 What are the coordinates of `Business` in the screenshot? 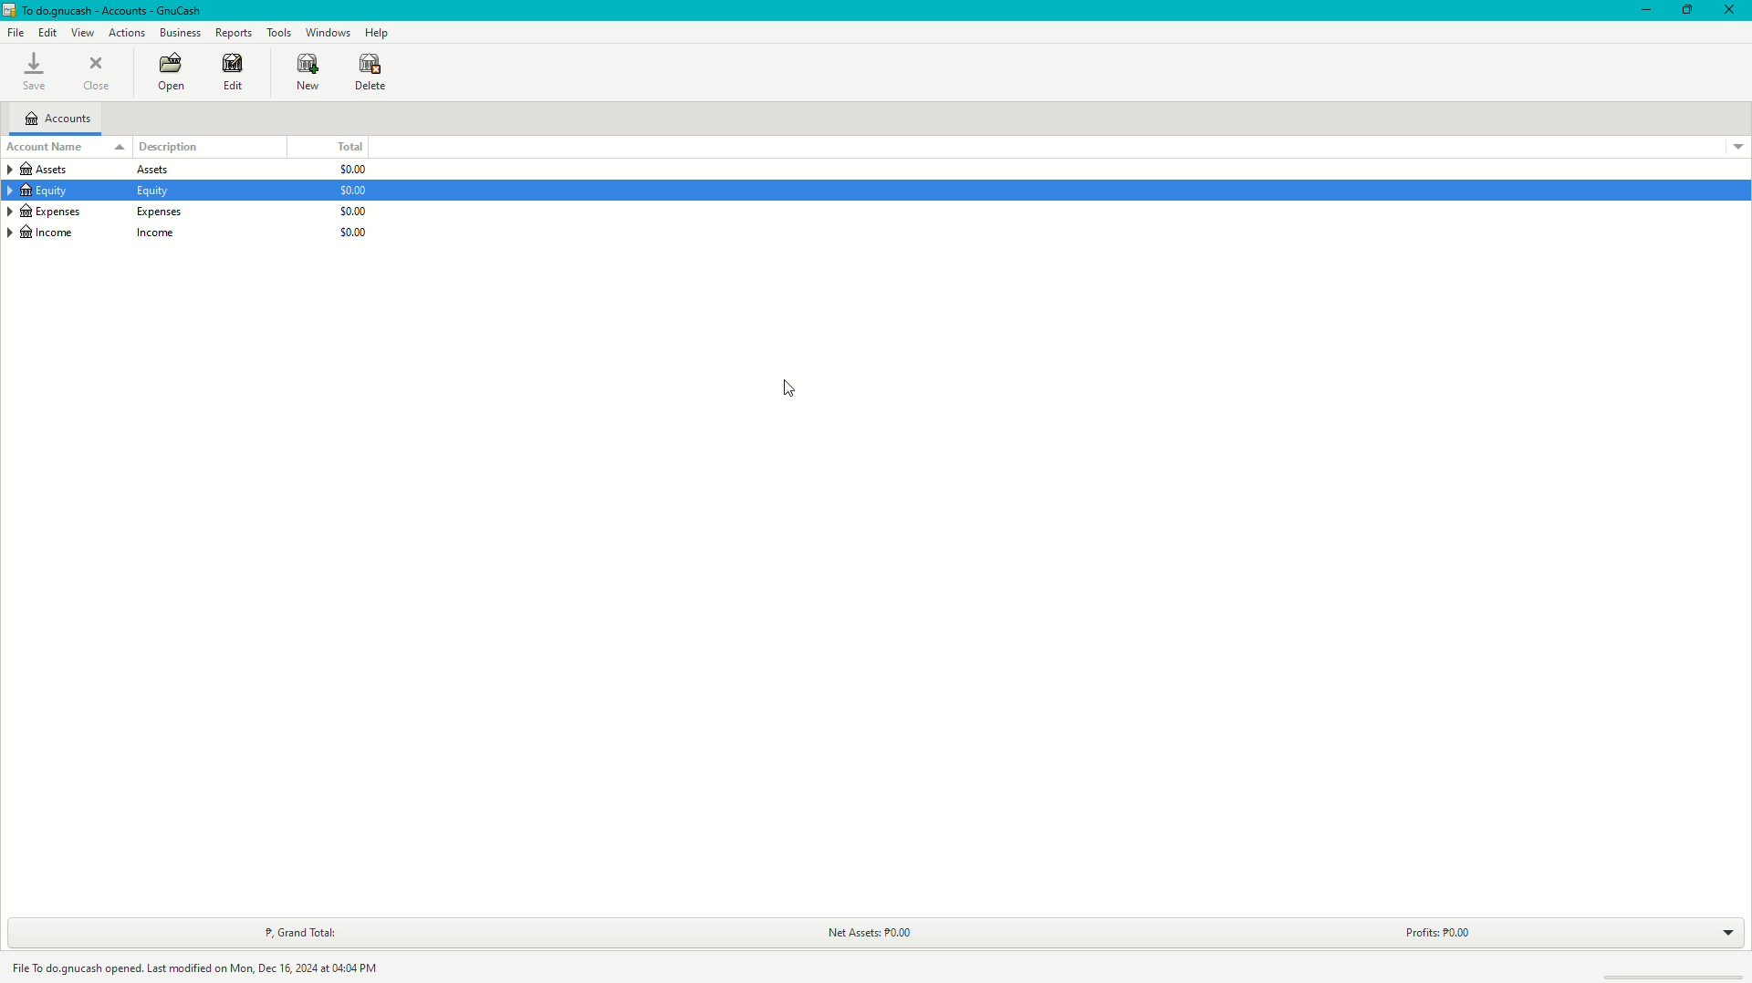 It's located at (182, 32).